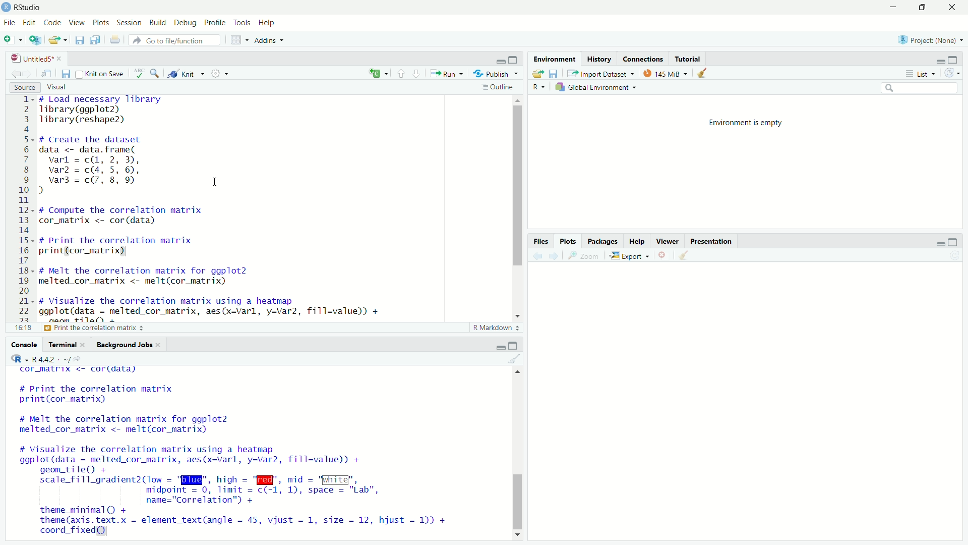 The width and height of the screenshot is (968, 545). Describe the element at coordinates (748, 124) in the screenshot. I see `environment is empty` at that location.